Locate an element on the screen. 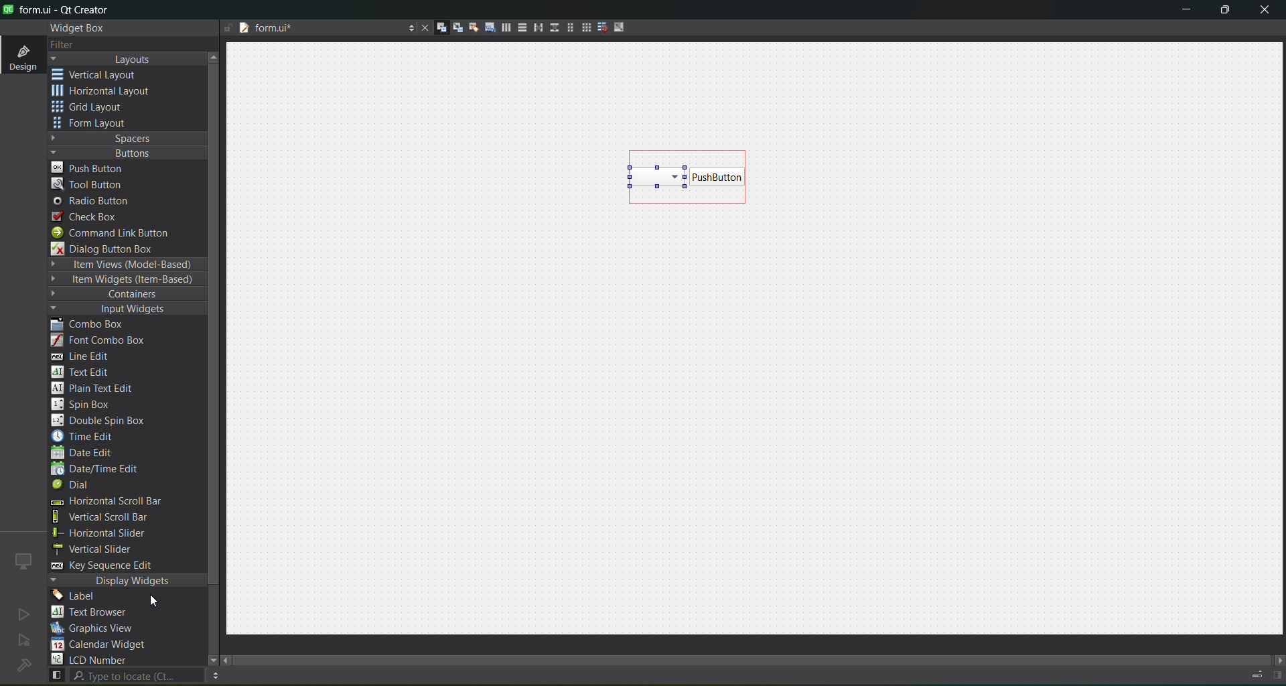 This screenshot has height=686, width=1286. layout in a form is located at coordinates (566, 27).